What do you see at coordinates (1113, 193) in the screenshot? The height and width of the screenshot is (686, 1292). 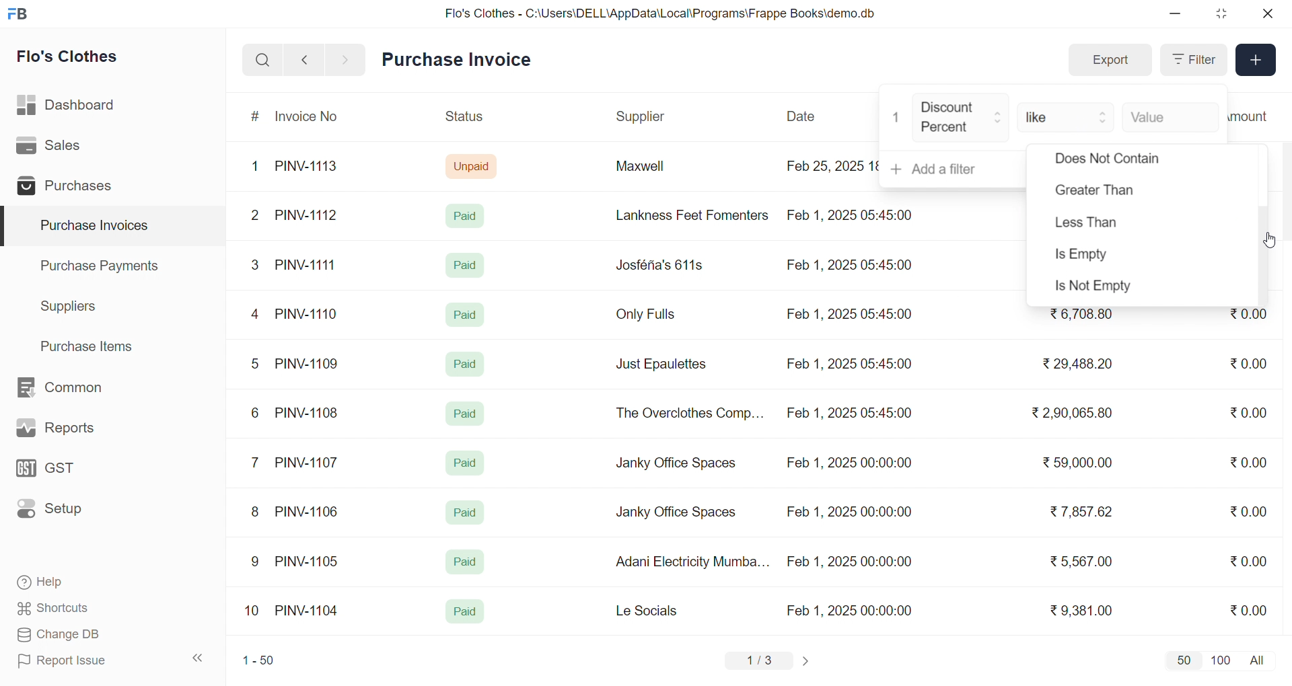 I see `Greater Than` at bounding box center [1113, 193].